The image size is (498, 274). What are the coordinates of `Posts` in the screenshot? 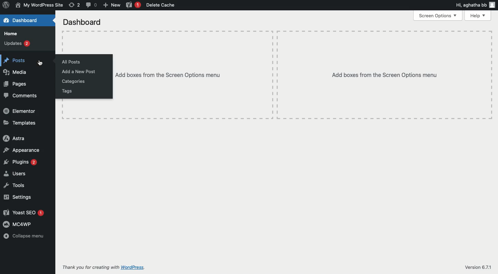 It's located at (15, 60).